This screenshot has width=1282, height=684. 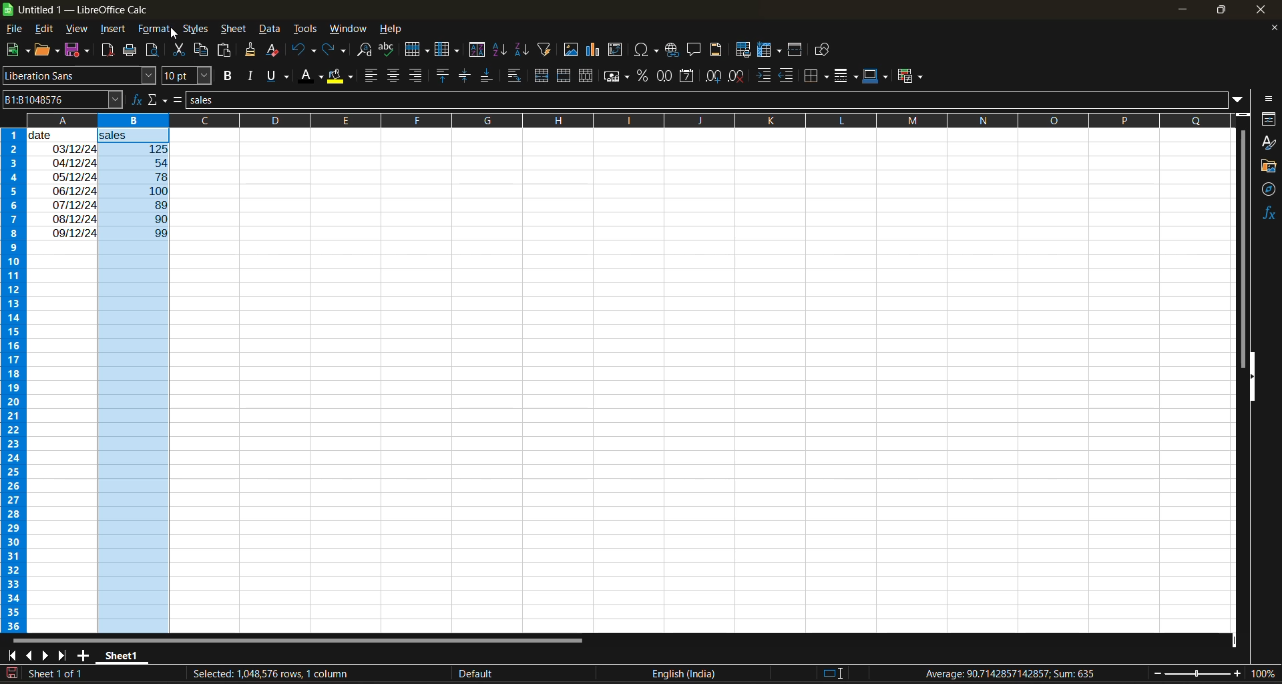 I want to click on borders, so click(x=819, y=75).